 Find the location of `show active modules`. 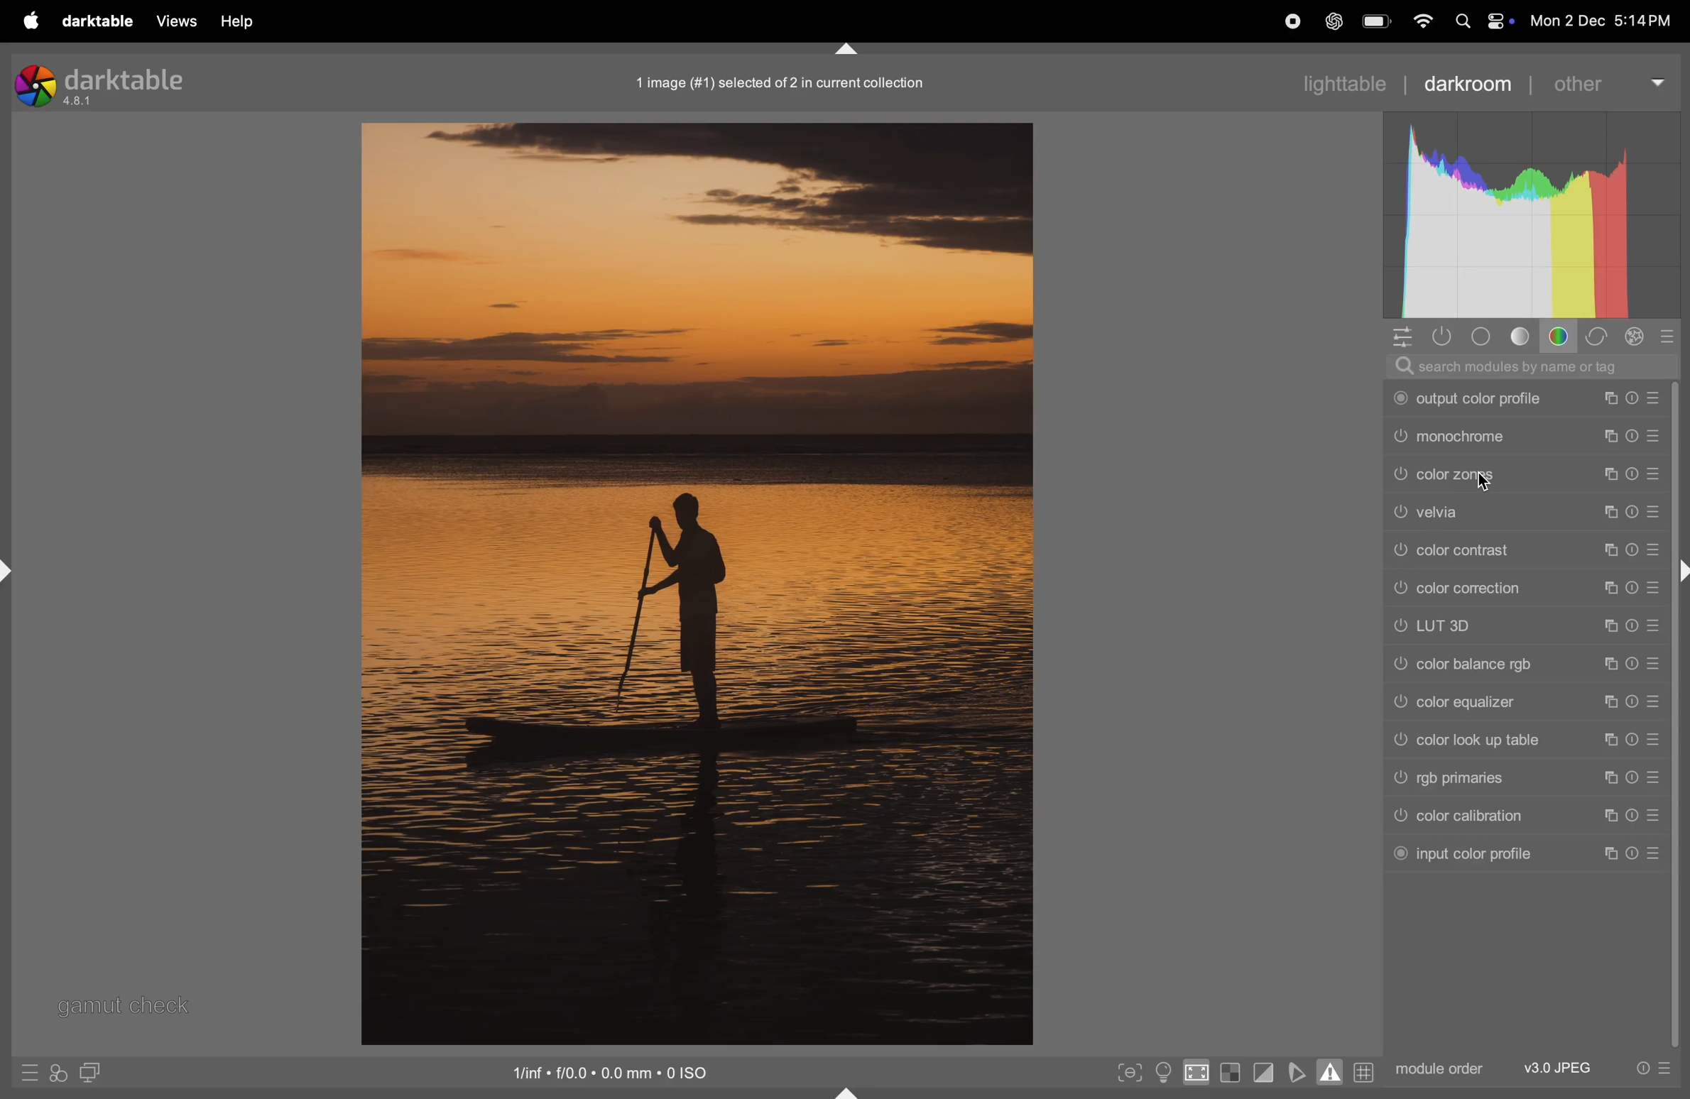

show active modules is located at coordinates (1444, 337).